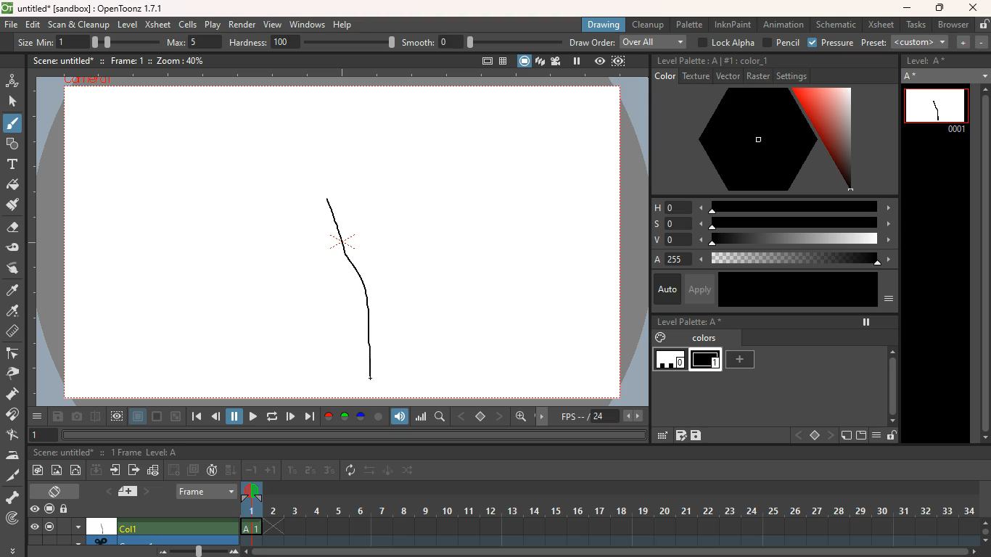  What do you see at coordinates (11, 474) in the screenshot?
I see `cut` at bounding box center [11, 474].